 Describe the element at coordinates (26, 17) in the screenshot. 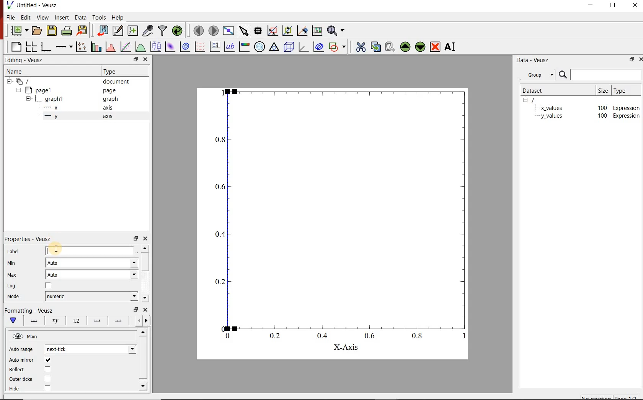

I see `edit ` at that location.